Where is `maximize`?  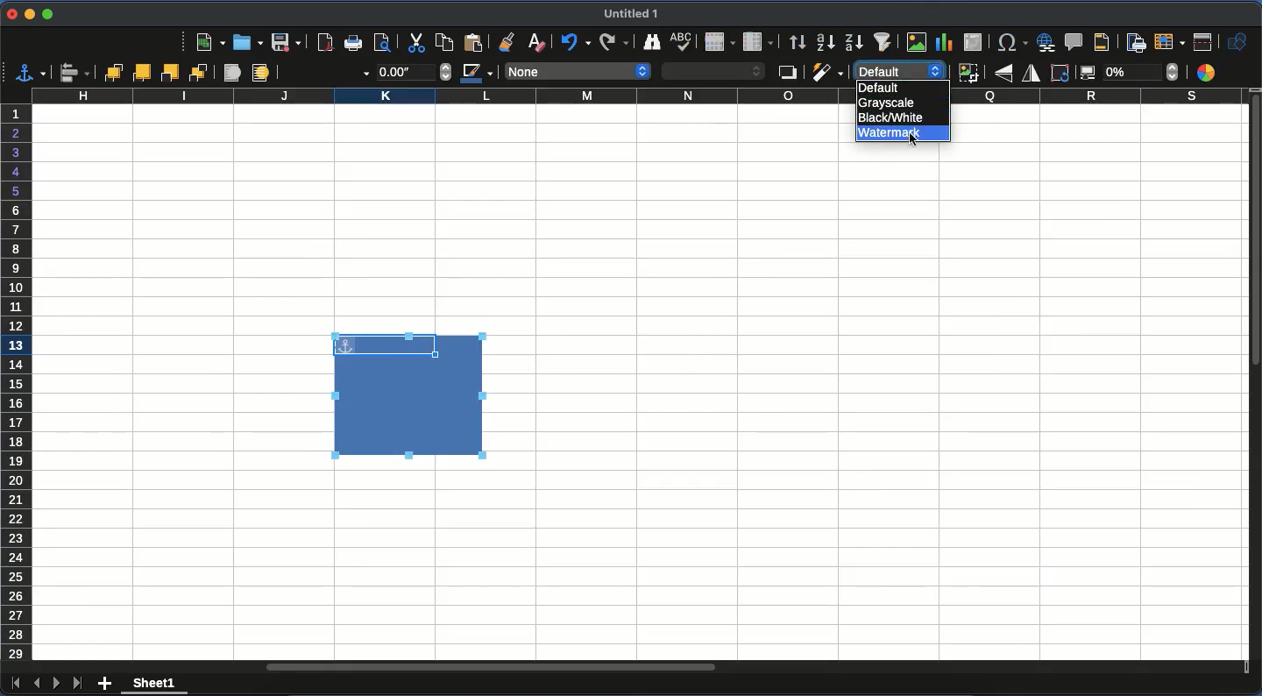 maximize is located at coordinates (46, 15).